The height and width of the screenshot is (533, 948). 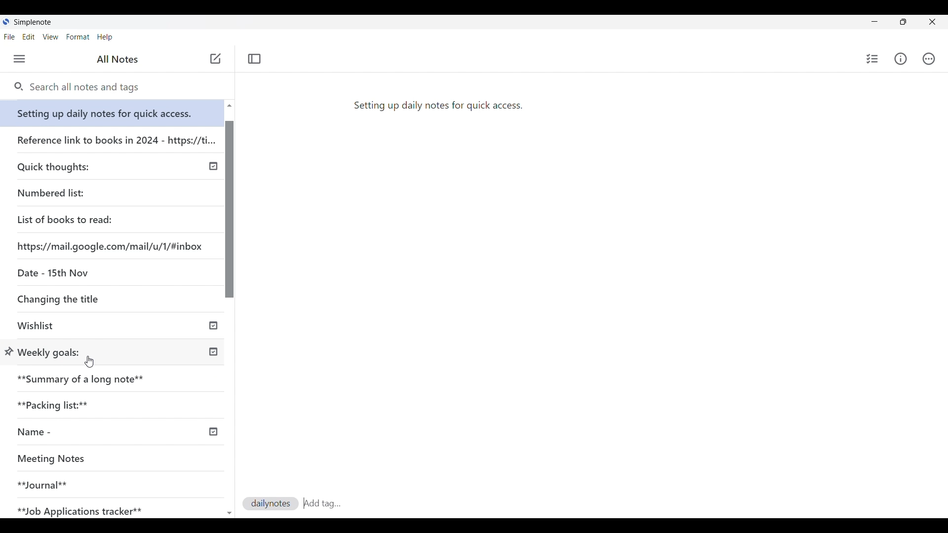 I want to click on Cursor , so click(x=89, y=362).